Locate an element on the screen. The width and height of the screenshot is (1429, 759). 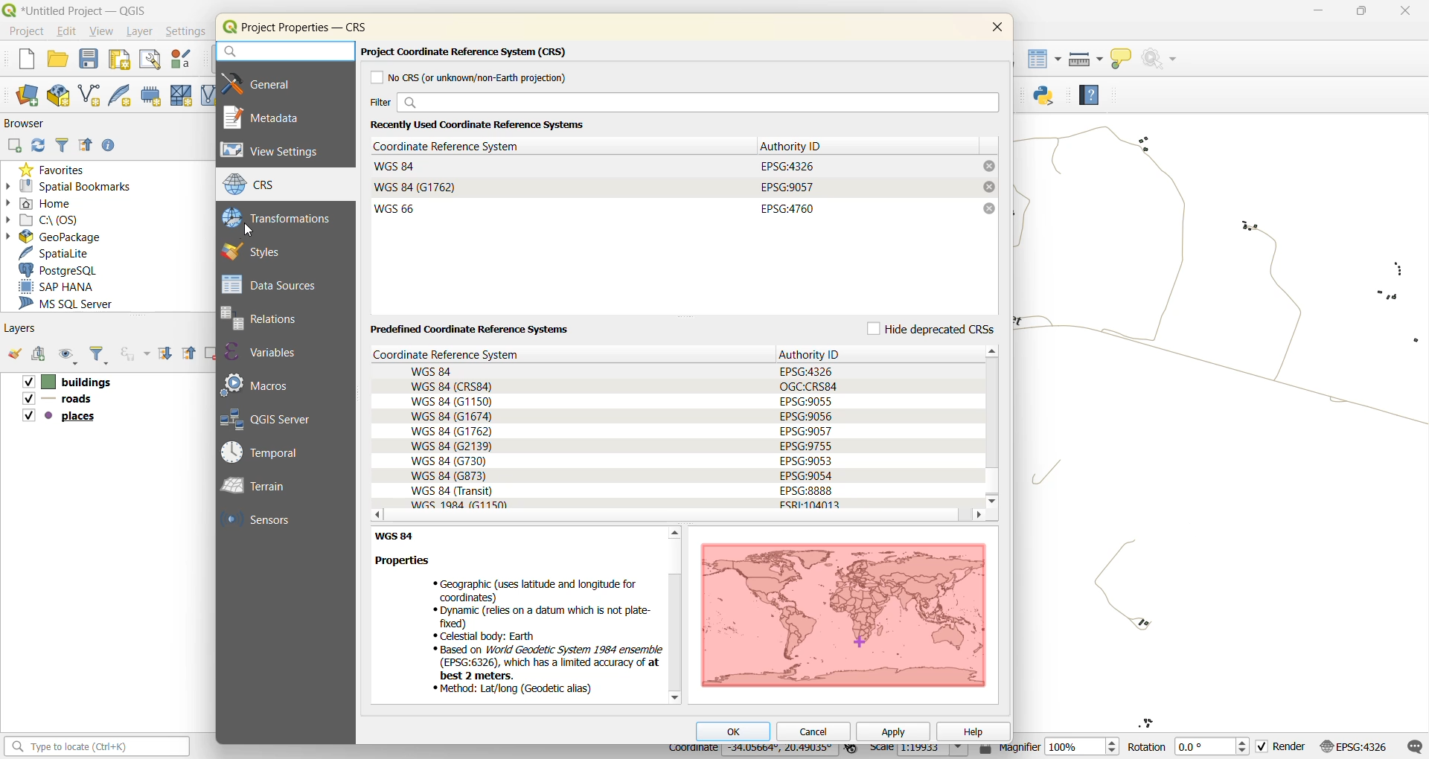
print layout is located at coordinates (121, 59).